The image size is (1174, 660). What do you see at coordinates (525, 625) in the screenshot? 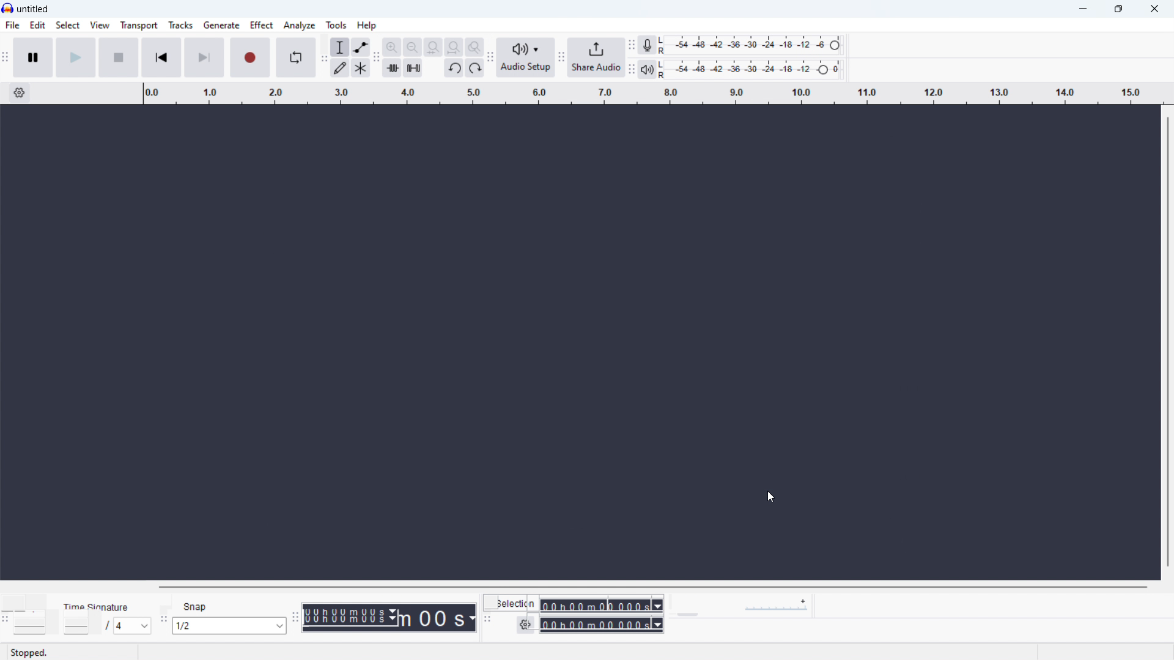
I see `selection settings` at bounding box center [525, 625].